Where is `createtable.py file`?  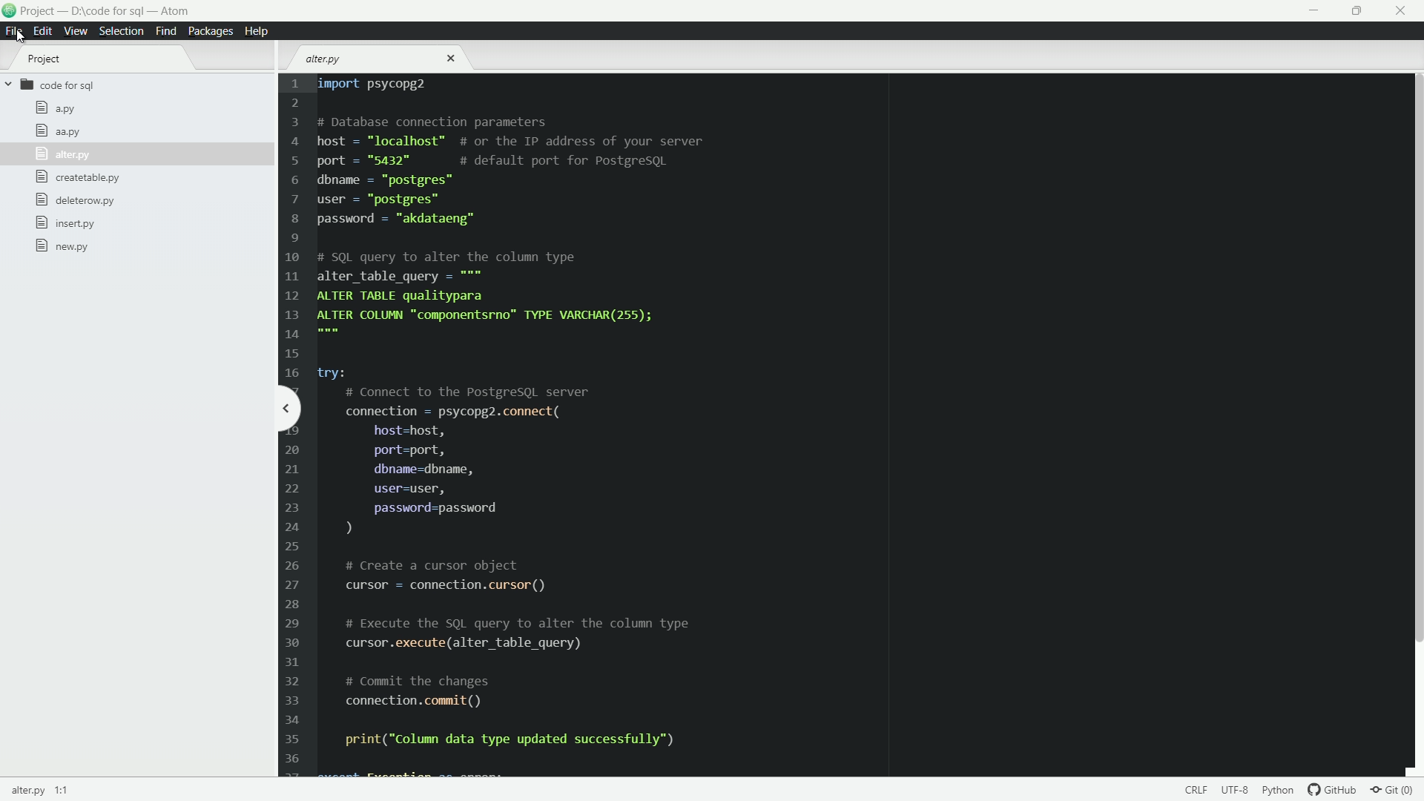 createtable.py file is located at coordinates (76, 177).